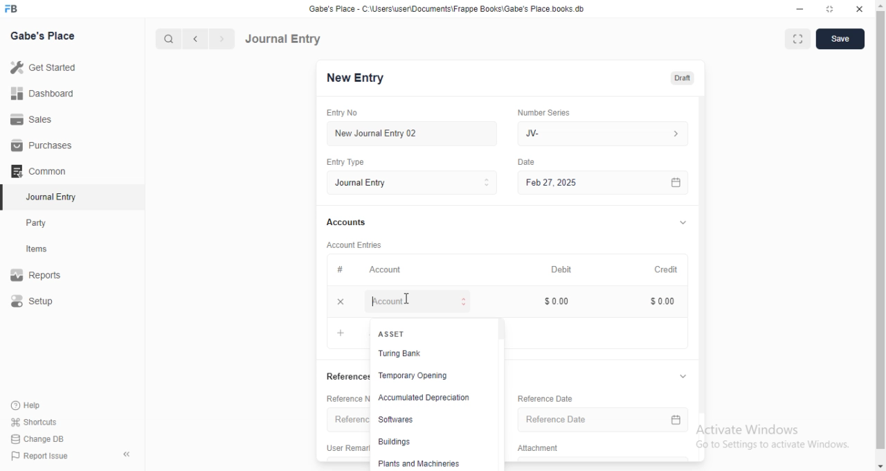 This screenshot has width=886, height=471. I want to click on Add, so click(345, 301).